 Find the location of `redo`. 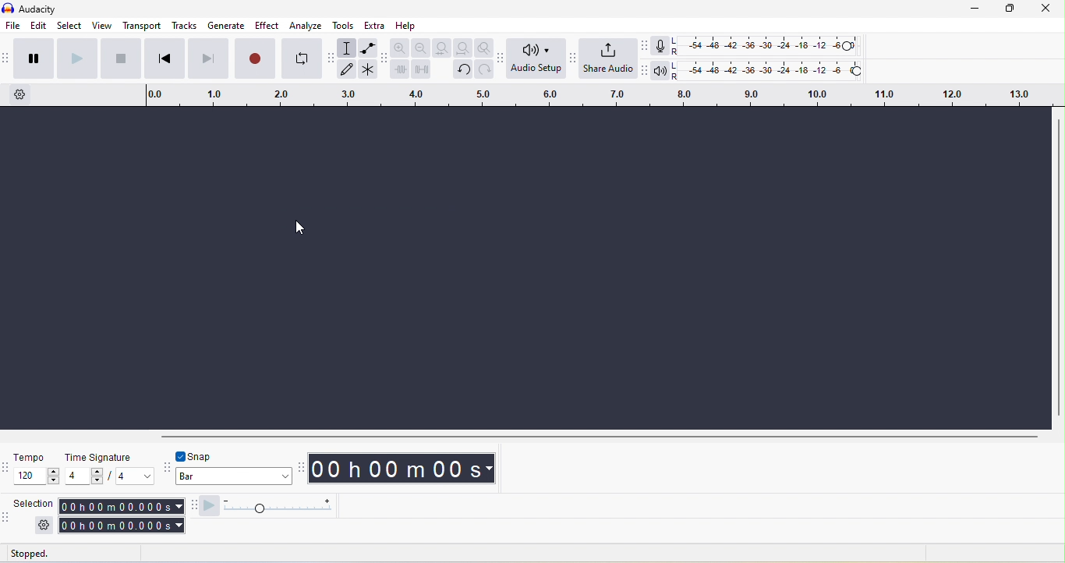

redo is located at coordinates (484, 69).